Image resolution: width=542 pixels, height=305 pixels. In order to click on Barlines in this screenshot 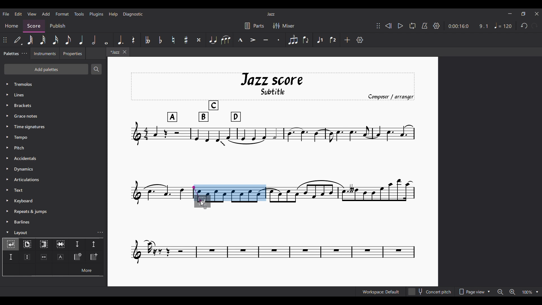, I will do `click(54, 222)`.